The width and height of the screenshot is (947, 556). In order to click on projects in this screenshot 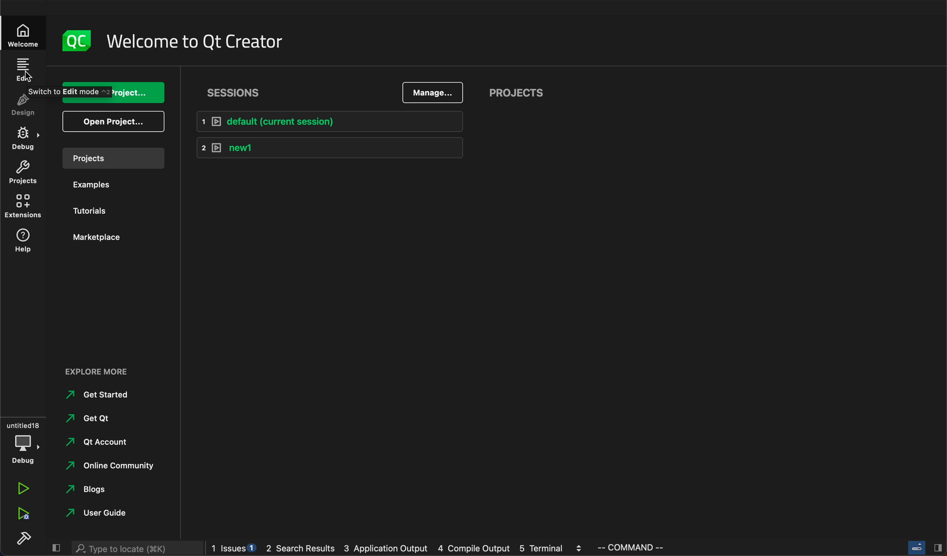, I will do `click(26, 171)`.